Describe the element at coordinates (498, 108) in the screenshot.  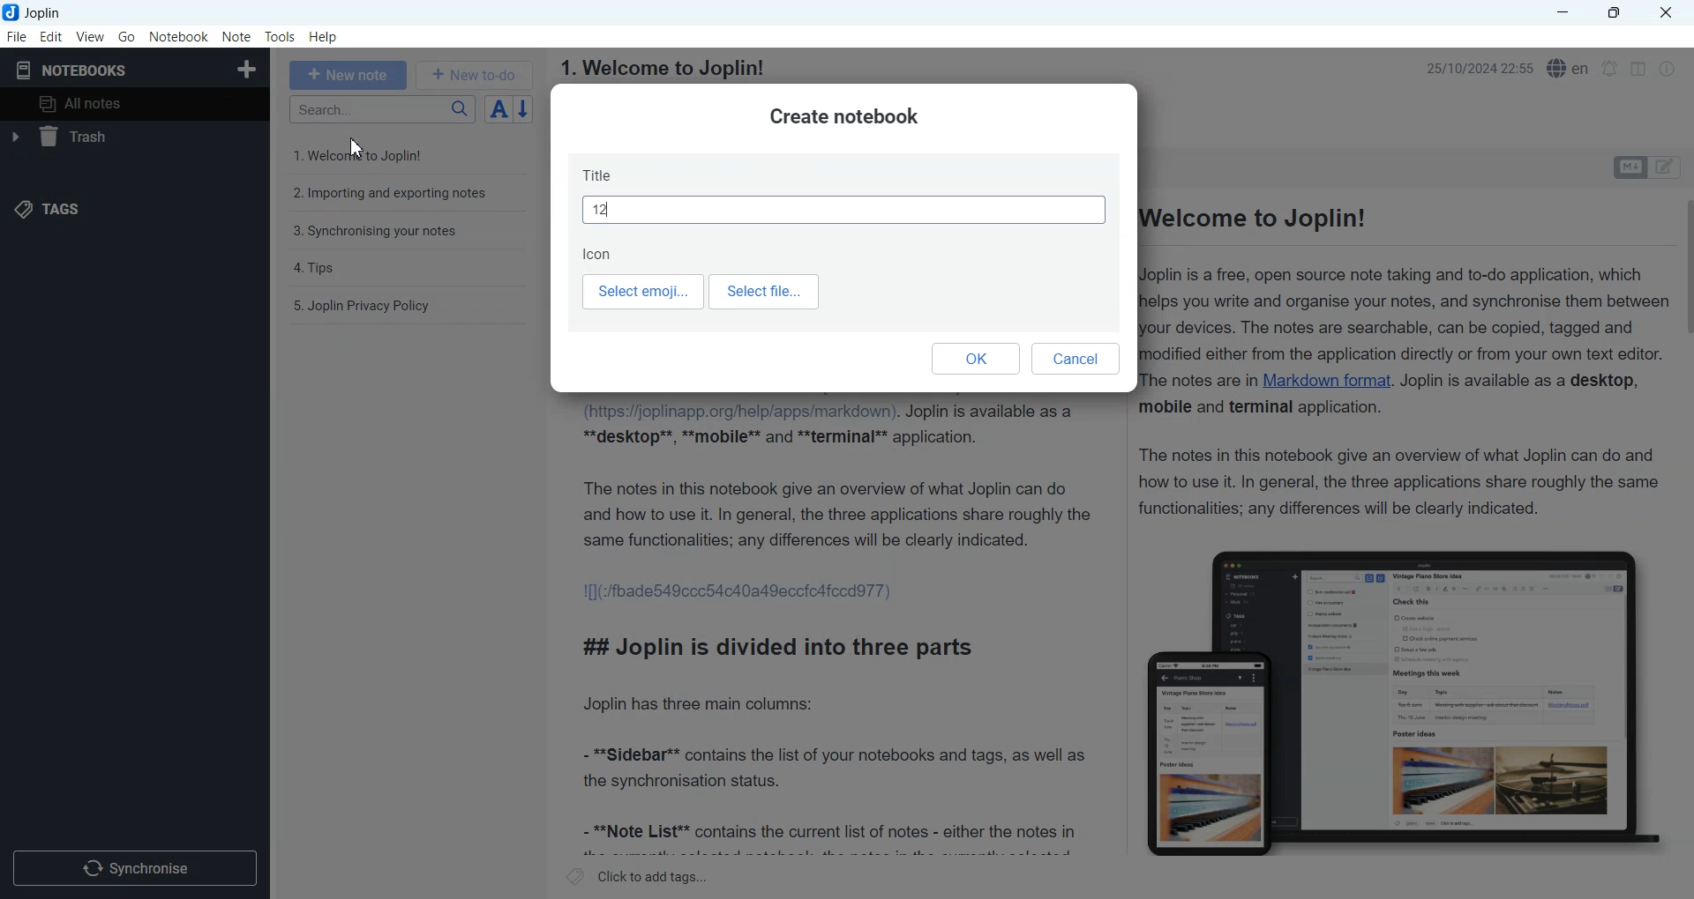
I see `Toggle sort order field` at that location.